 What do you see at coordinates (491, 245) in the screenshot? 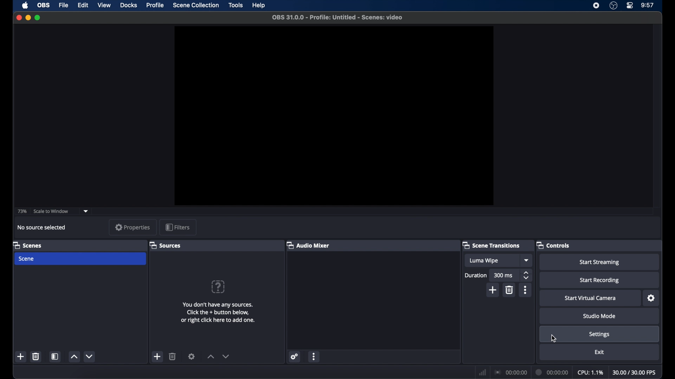
I see `scene transitions` at bounding box center [491, 245].